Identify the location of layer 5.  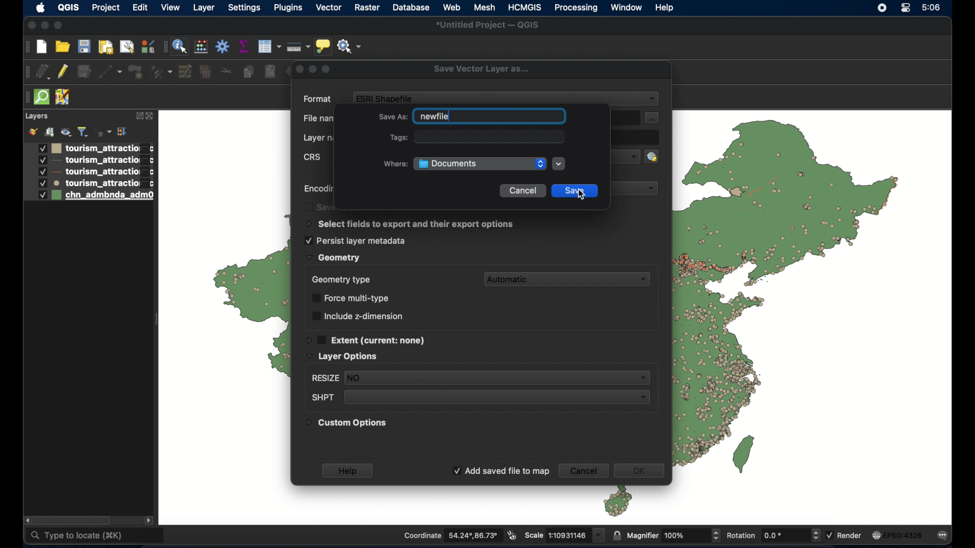
(88, 196).